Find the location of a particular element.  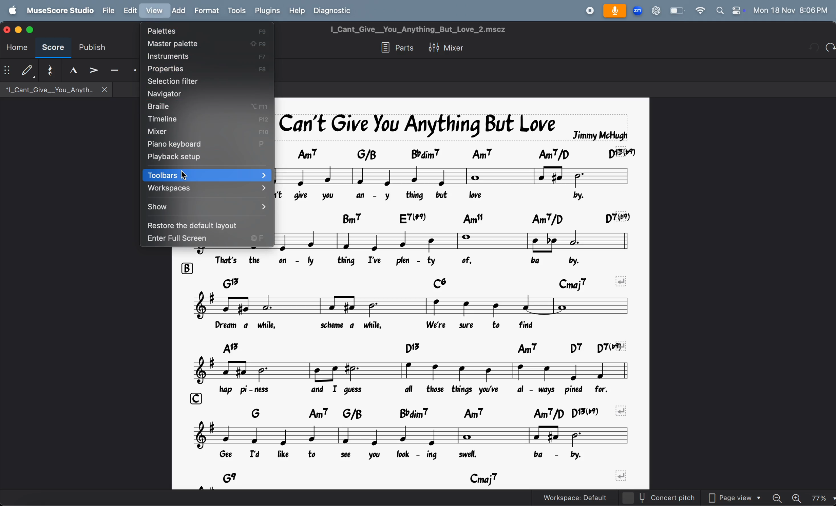

chord symbols is located at coordinates (422, 476).